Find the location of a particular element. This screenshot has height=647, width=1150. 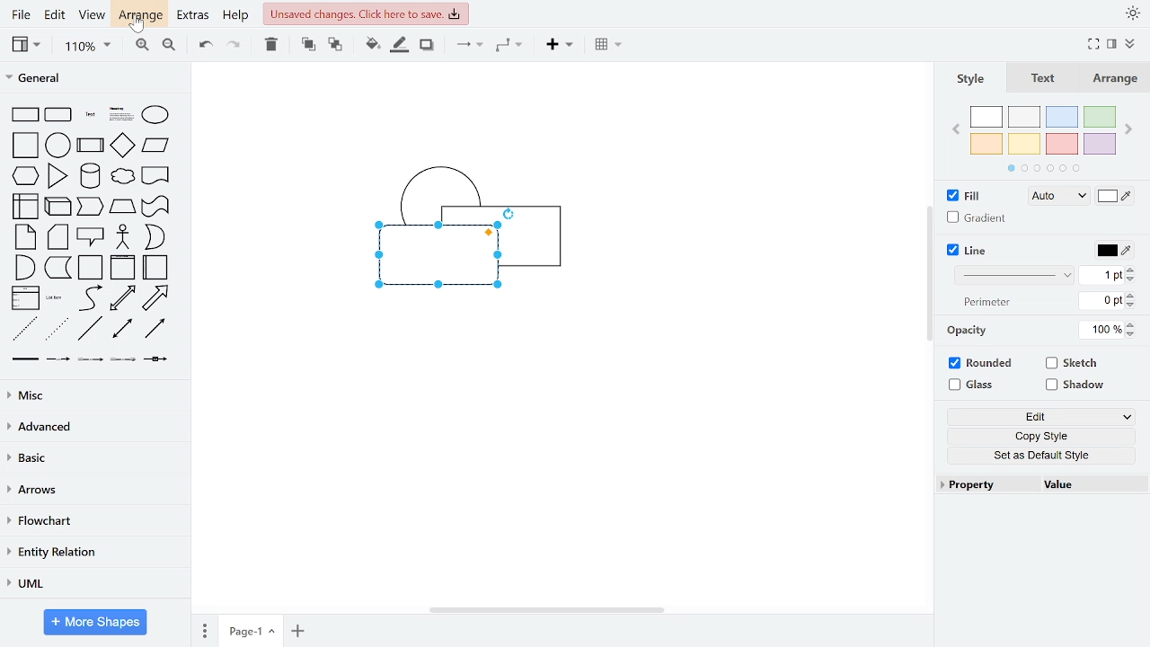

connector with label is located at coordinates (59, 359).